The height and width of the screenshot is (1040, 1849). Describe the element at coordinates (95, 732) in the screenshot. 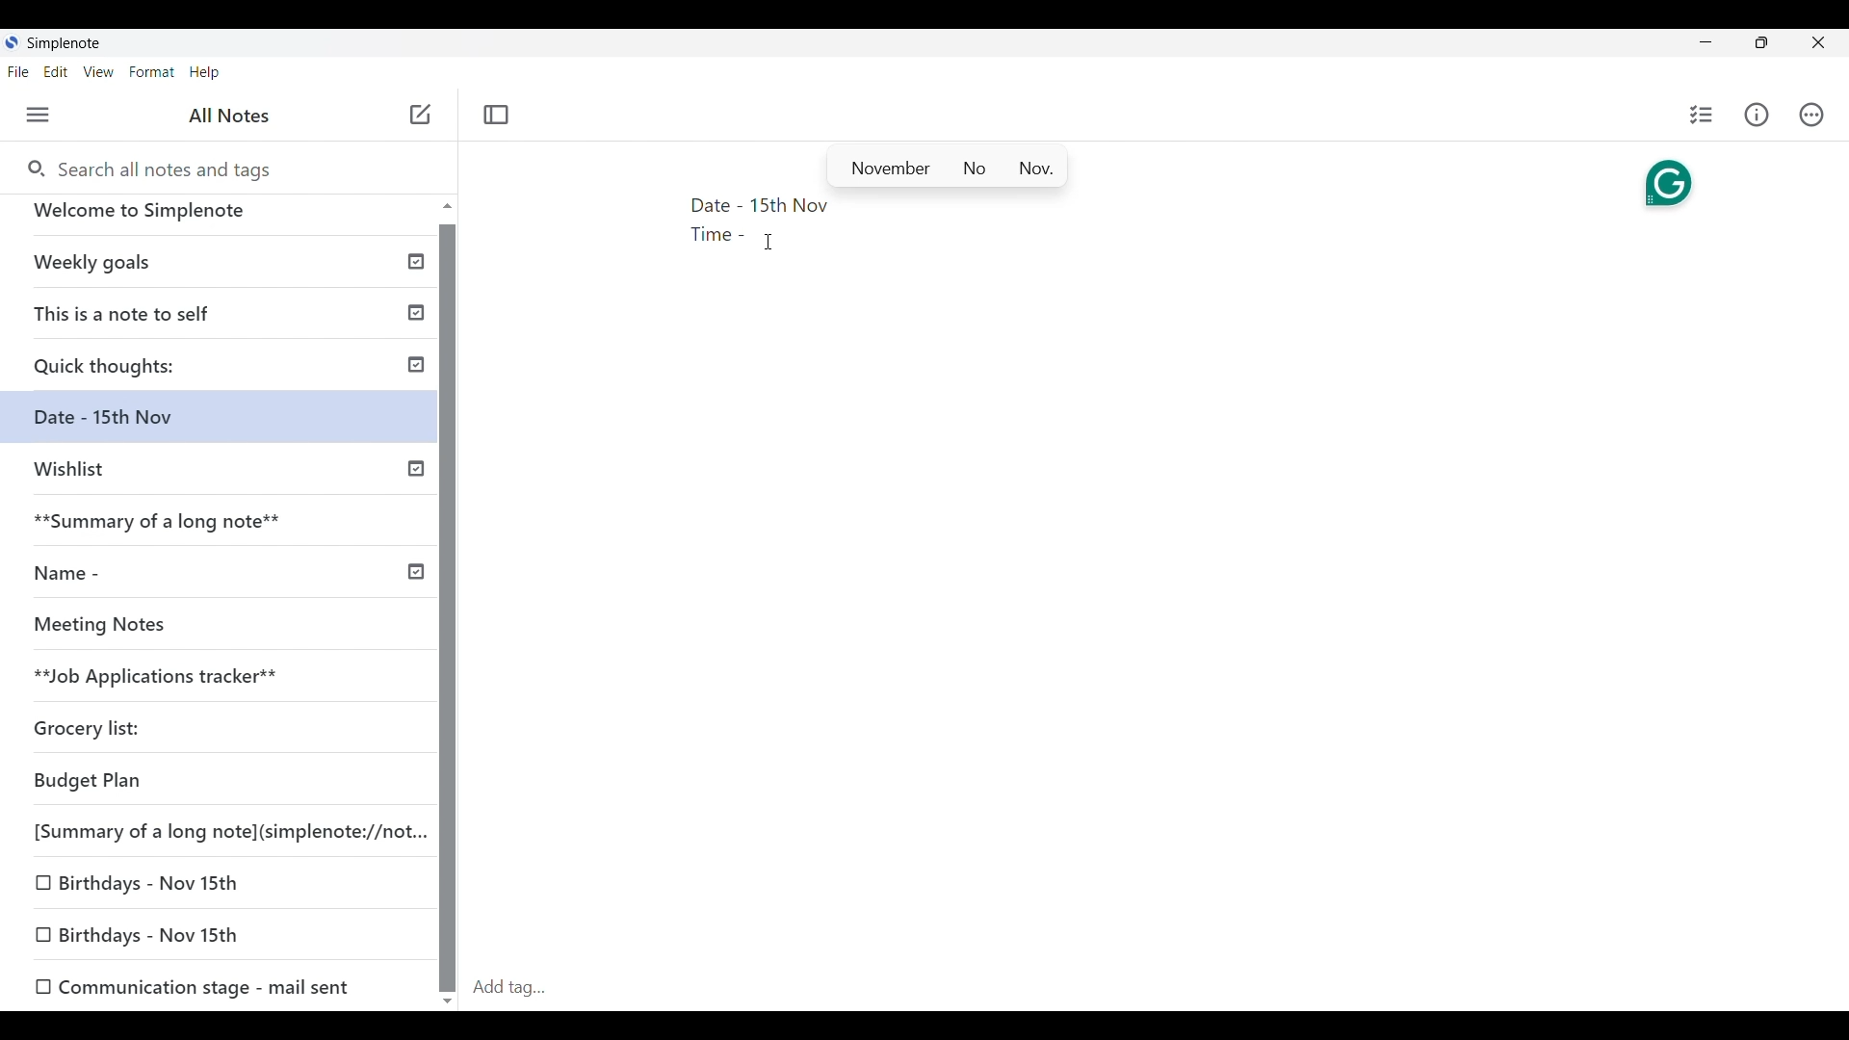

I see `Unpublished note` at that location.